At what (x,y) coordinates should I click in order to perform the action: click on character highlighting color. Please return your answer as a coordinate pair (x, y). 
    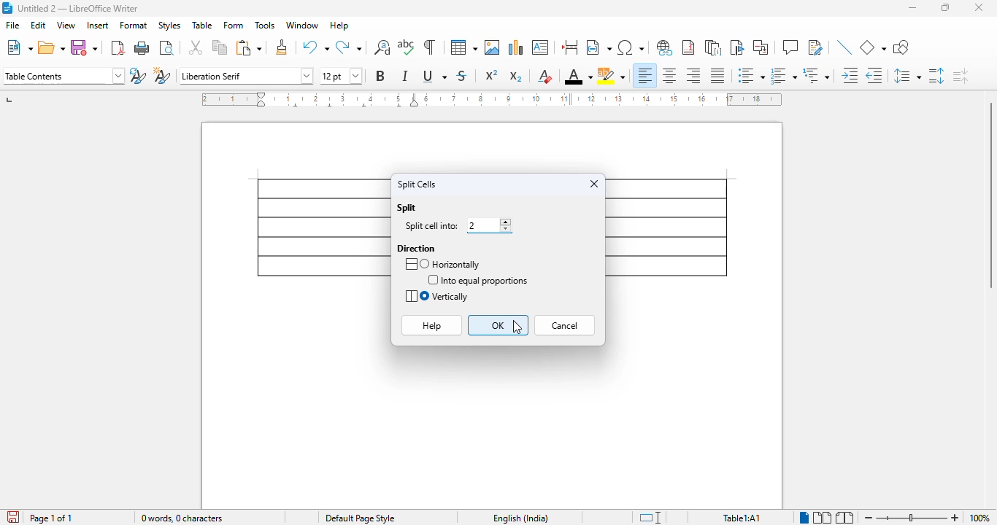
    Looking at the image, I should click on (612, 76).